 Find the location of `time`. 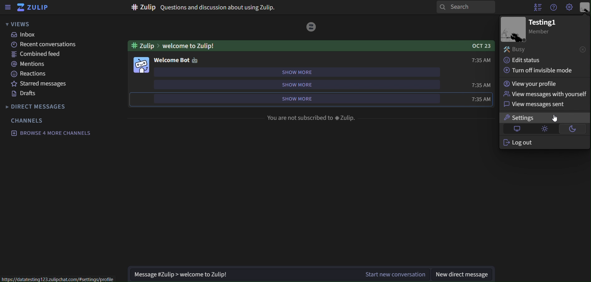

time is located at coordinates (481, 99).